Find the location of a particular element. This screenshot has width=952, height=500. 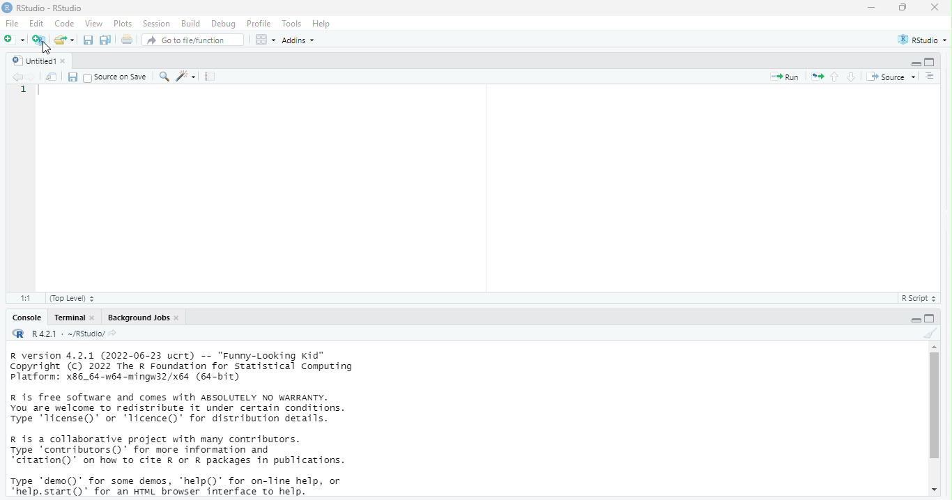

view is located at coordinates (93, 24).